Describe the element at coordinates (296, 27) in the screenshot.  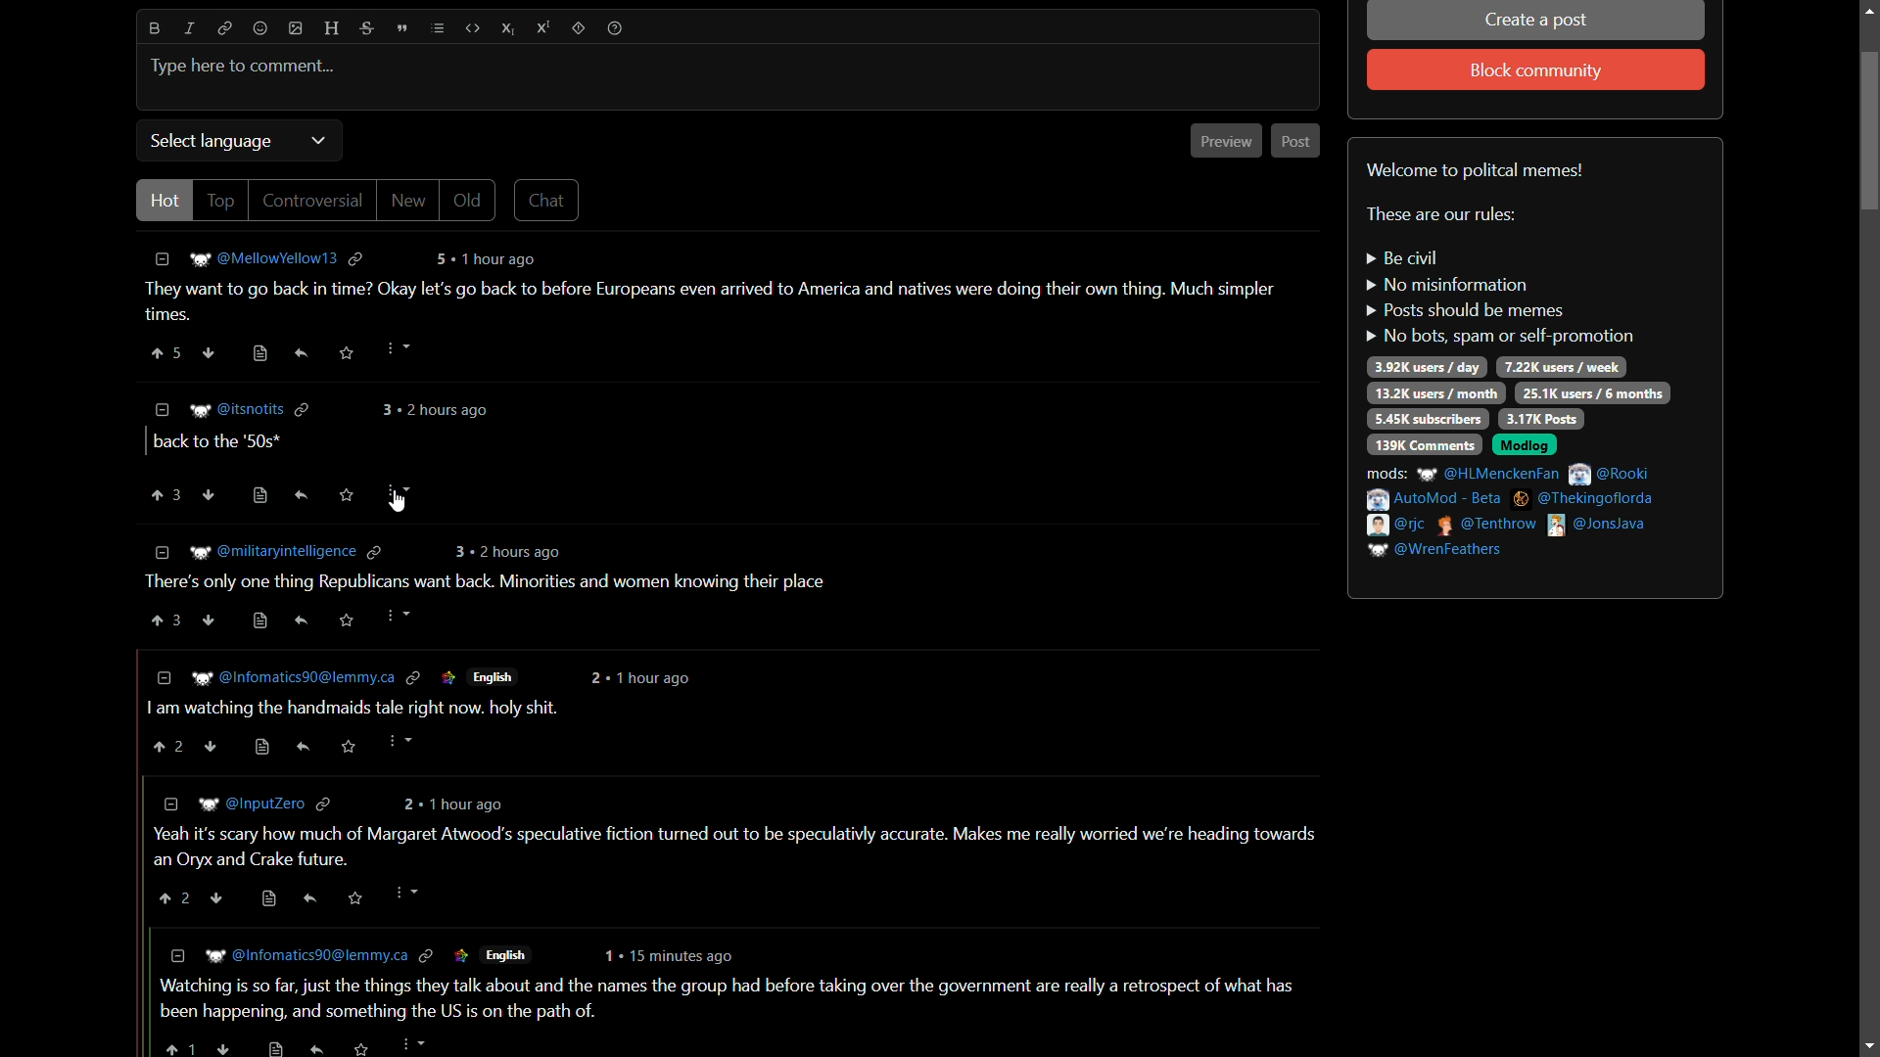
I see `image` at that location.